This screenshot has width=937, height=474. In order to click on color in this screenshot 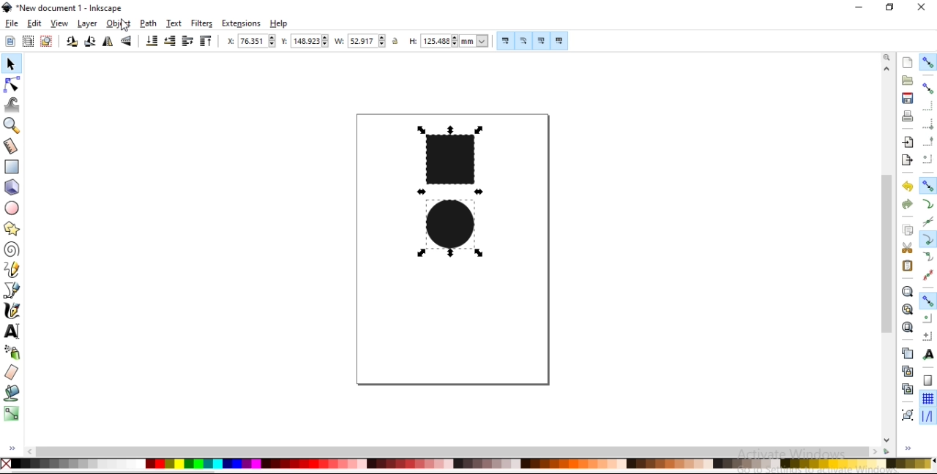, I will do `click(468, 464)`.